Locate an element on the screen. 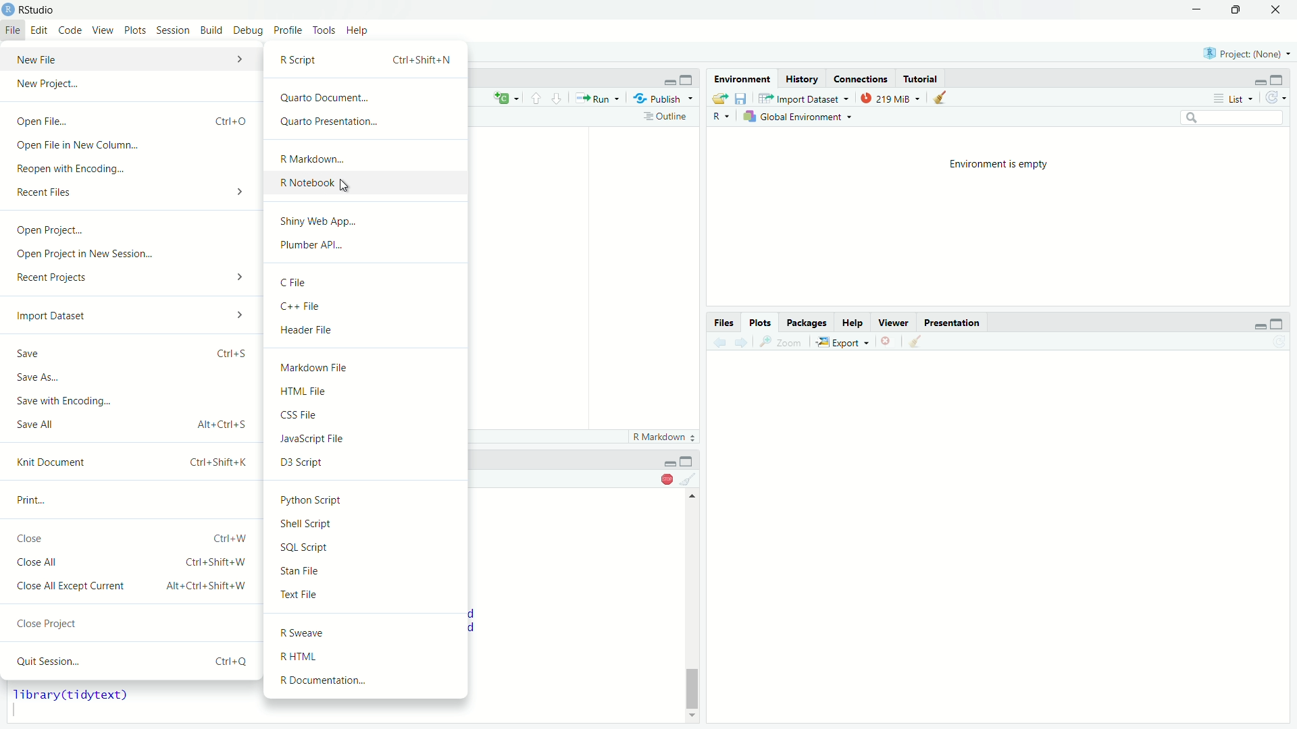 This screenshot has width=1297, height=729. R Documentation... is located at coordinates (367, 682).